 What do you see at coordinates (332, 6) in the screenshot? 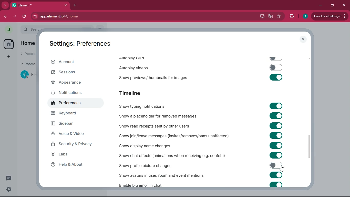
I see `restore down` at bounding box center [332, 6].